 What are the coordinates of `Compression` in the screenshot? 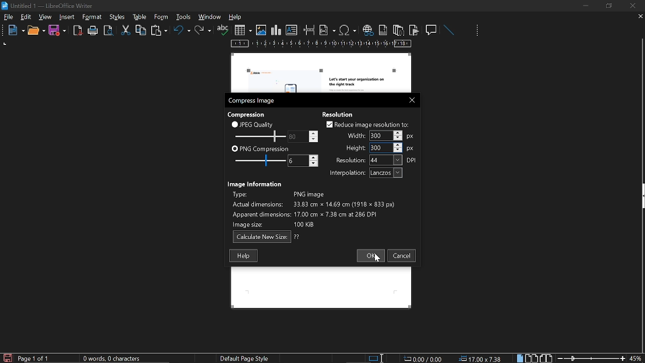 It's located at (247, 114).